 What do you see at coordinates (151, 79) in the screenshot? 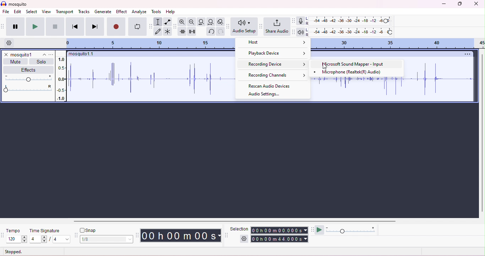
I see `waveform` at bounding box center [151, 79].